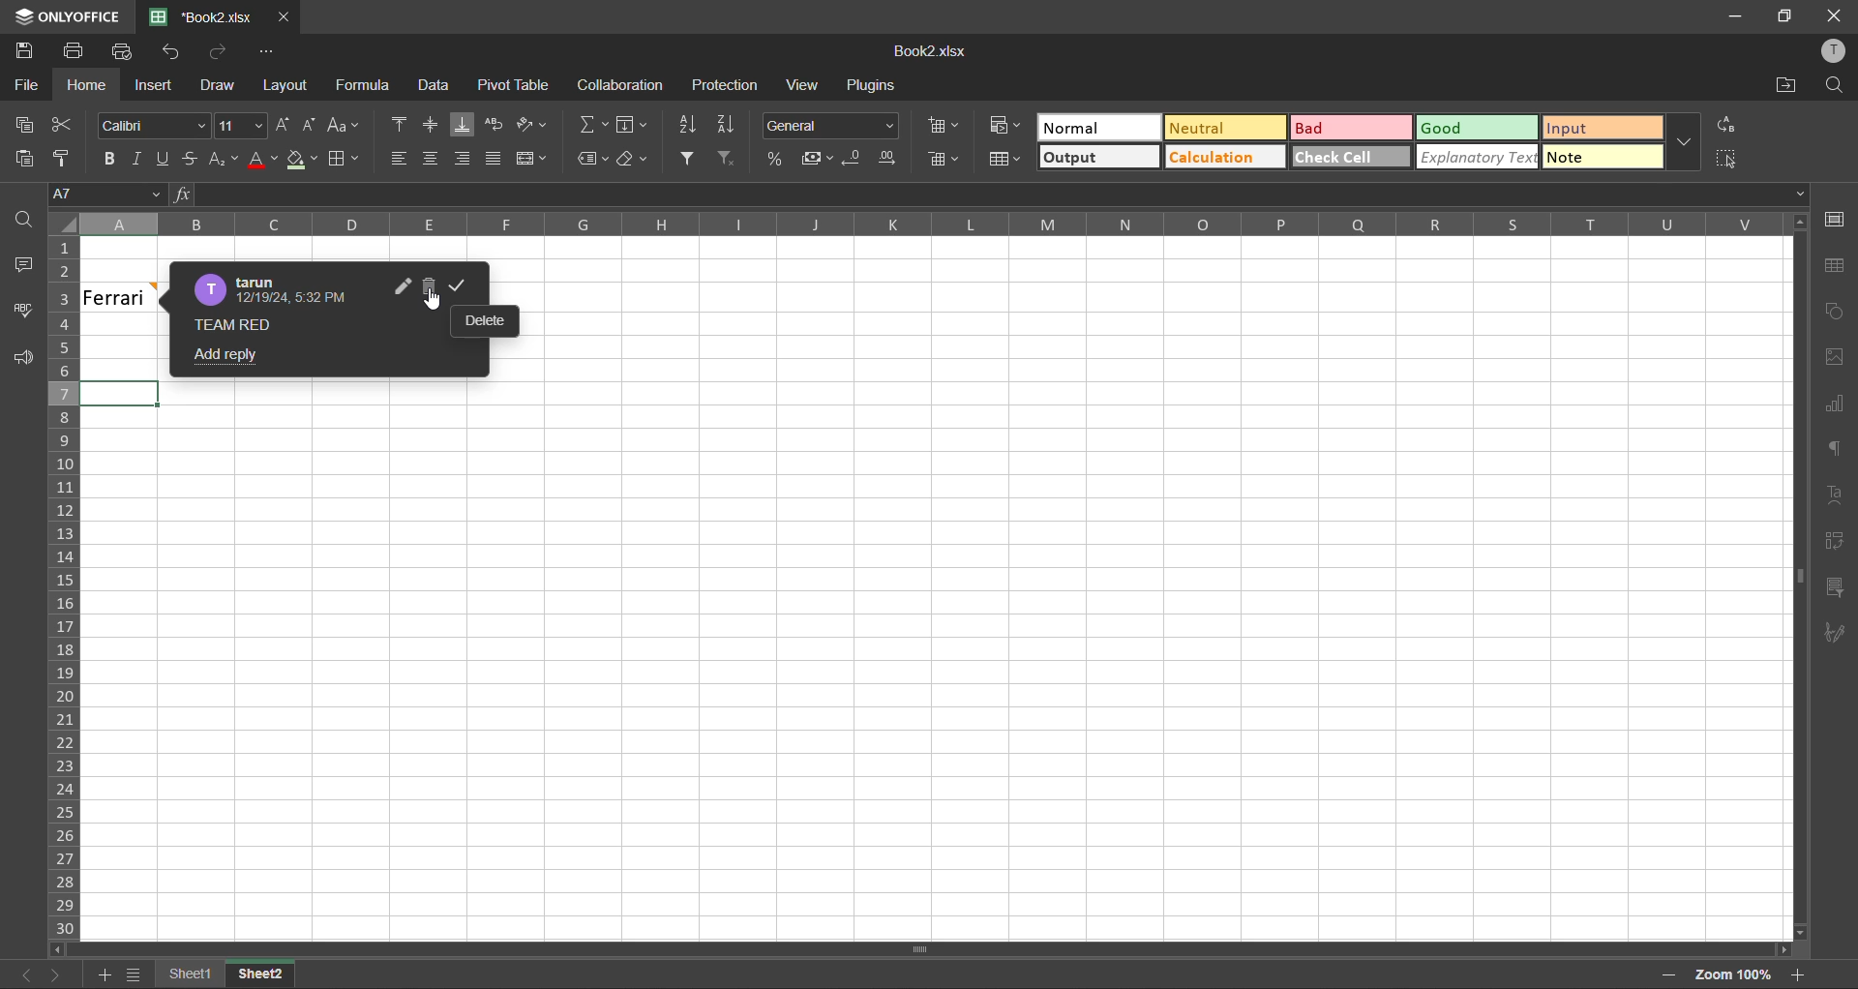  What do you see at coordinates (1599, 157) in the screenshot?
I see `note` at bounding box center [1599, 157].